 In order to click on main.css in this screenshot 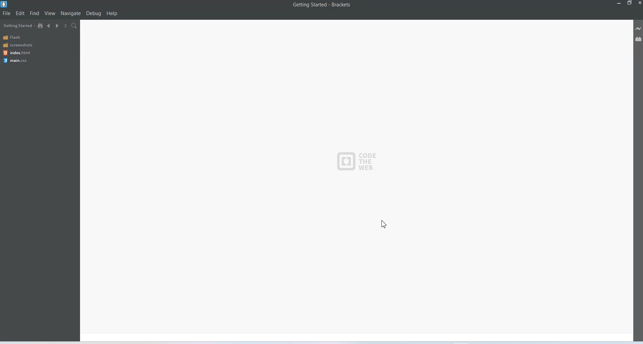, I will do `click(16, 61)`.